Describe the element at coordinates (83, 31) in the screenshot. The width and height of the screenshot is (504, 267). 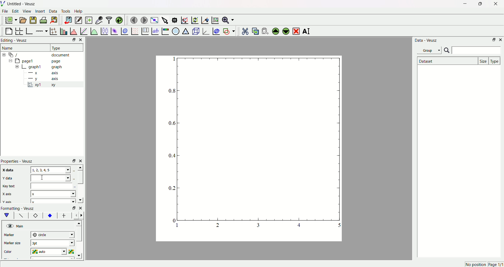
I see `fit a function` at that location.